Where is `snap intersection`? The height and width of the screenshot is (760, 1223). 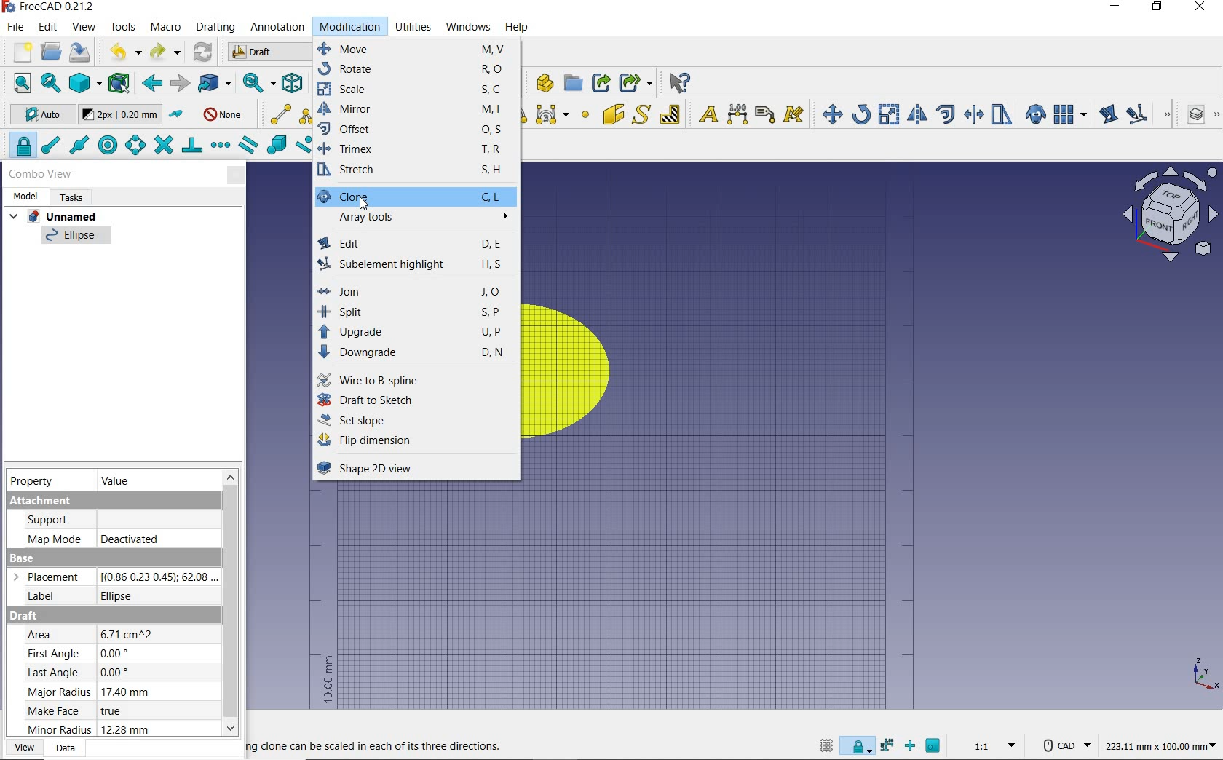 snap intersection is located at coordinates (162, 146).